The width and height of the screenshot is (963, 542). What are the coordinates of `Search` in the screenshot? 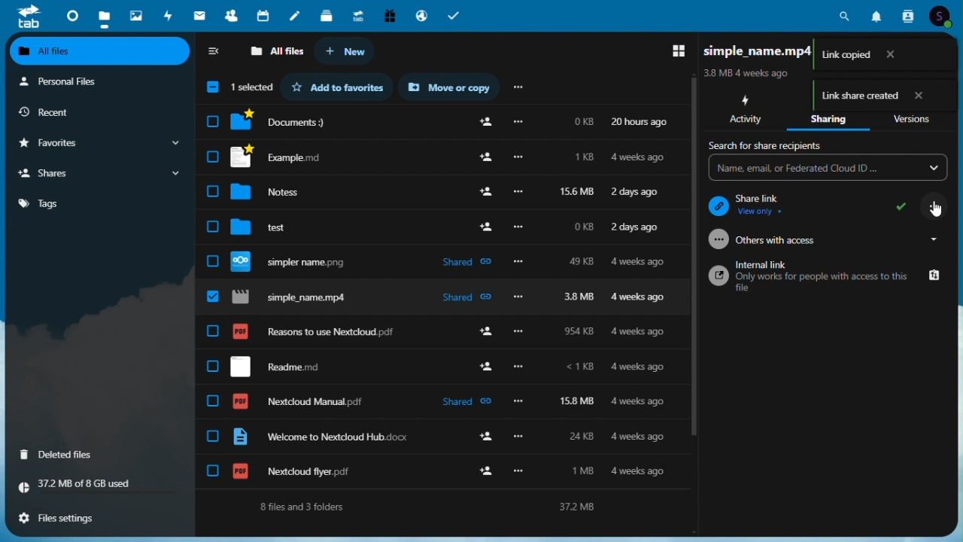 It's located at (847, 14).